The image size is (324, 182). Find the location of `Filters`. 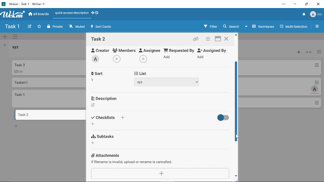

Filters is located at coordinates (209, 27).